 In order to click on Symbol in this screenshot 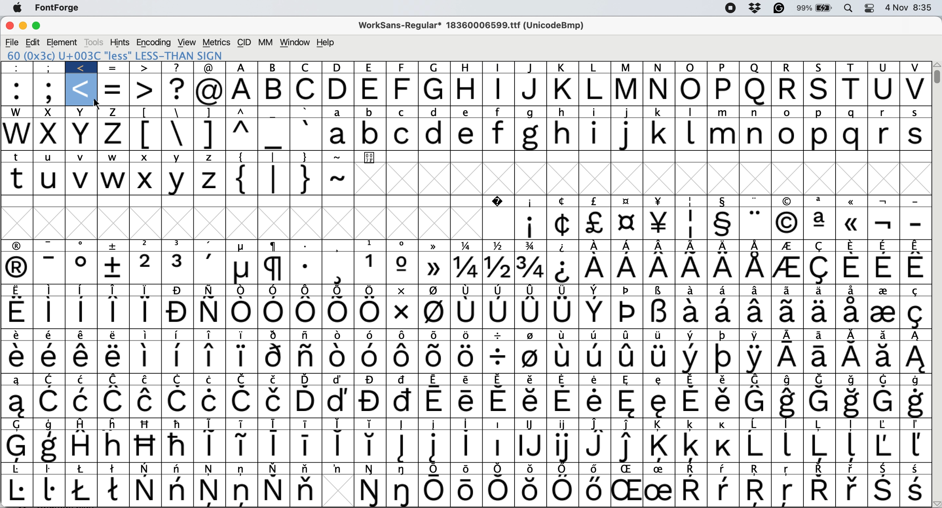, I will do `click(724, 314)`.